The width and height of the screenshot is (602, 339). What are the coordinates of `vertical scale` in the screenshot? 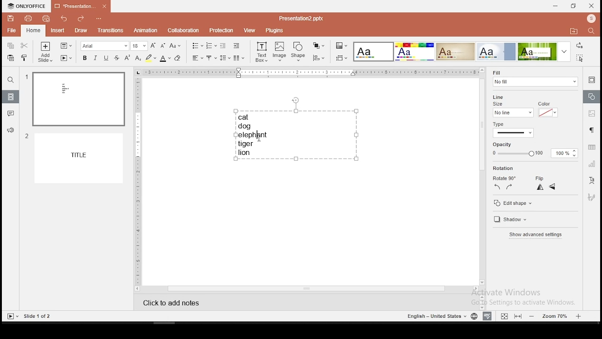 It's located at (138, 180).